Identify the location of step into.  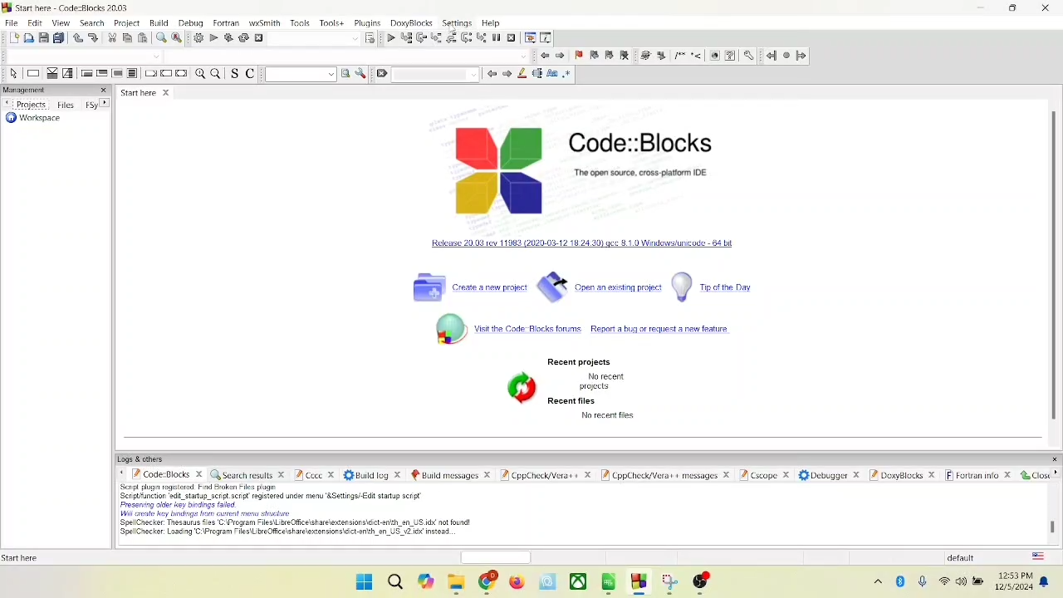
(434, 37).